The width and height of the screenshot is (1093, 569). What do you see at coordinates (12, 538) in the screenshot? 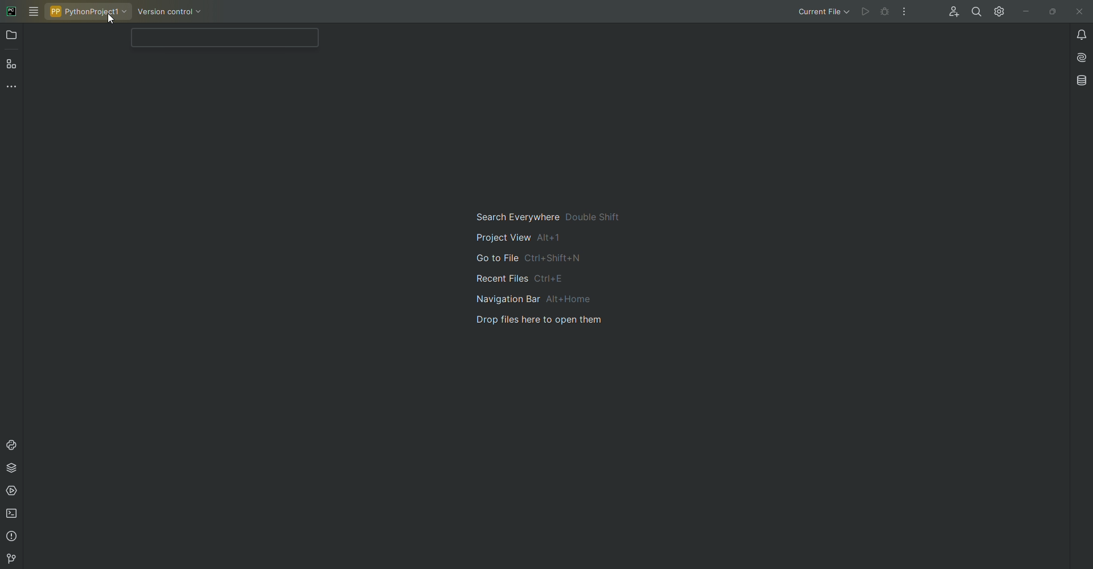
I see `Problems` at bounding box center [12, 538].